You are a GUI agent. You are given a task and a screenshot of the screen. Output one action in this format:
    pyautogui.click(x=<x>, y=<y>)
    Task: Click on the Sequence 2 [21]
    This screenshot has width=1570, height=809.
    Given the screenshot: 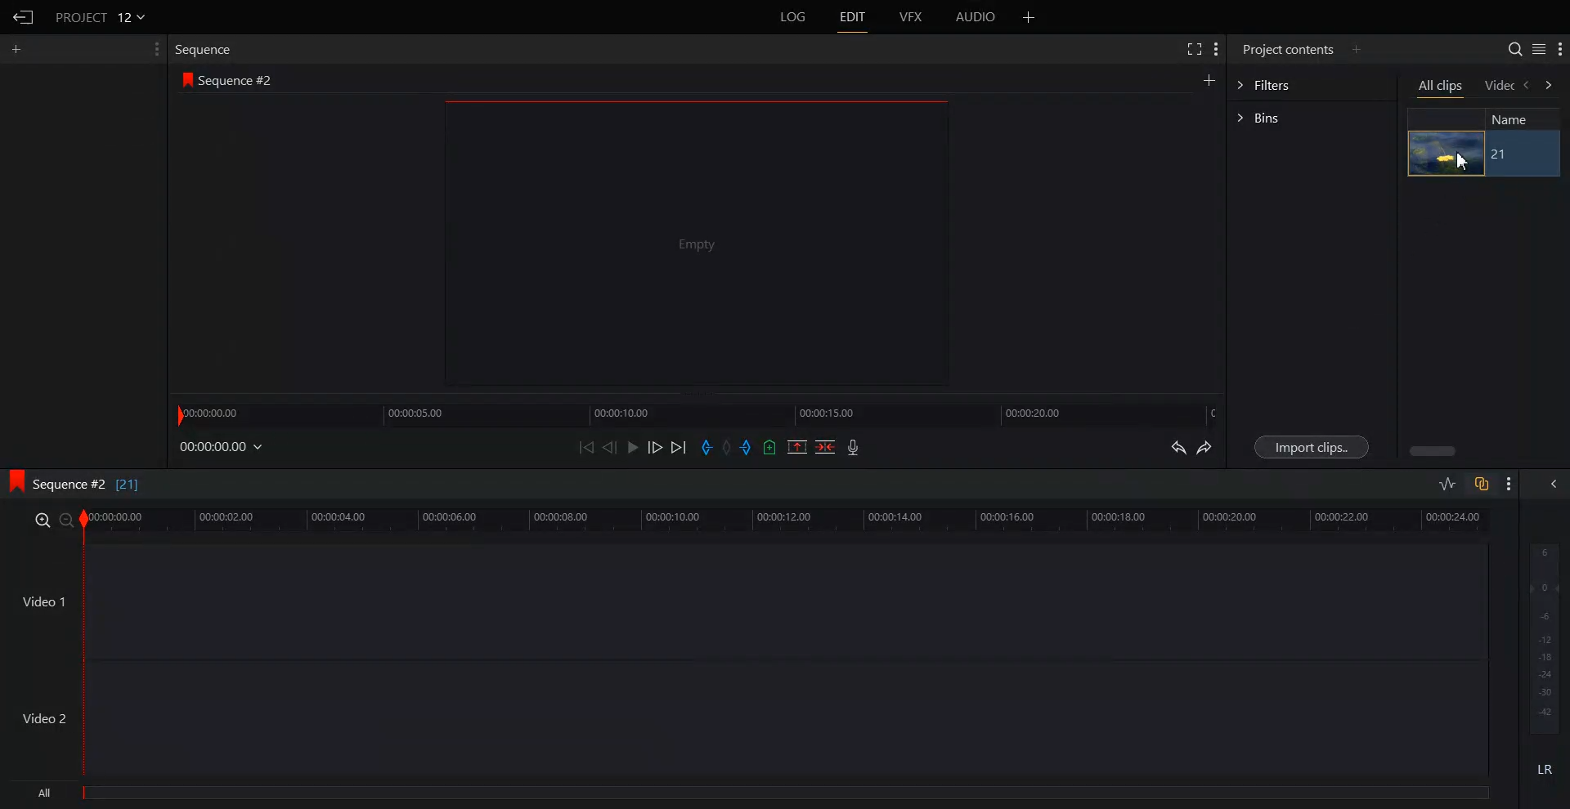 What is the action you would take?
    pyautogui.click(x=97, y=486)
    